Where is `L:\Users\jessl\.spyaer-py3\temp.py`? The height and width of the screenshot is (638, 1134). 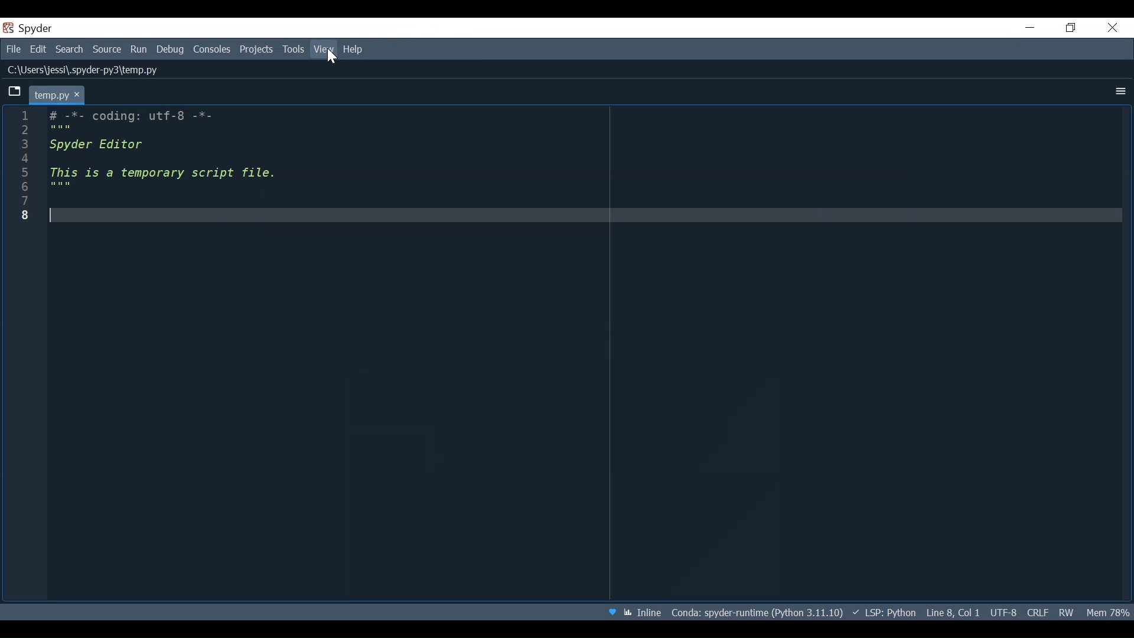
L:\Users\jessl\.spyaer-py3\temp.py is located at coordinates (97, 73).